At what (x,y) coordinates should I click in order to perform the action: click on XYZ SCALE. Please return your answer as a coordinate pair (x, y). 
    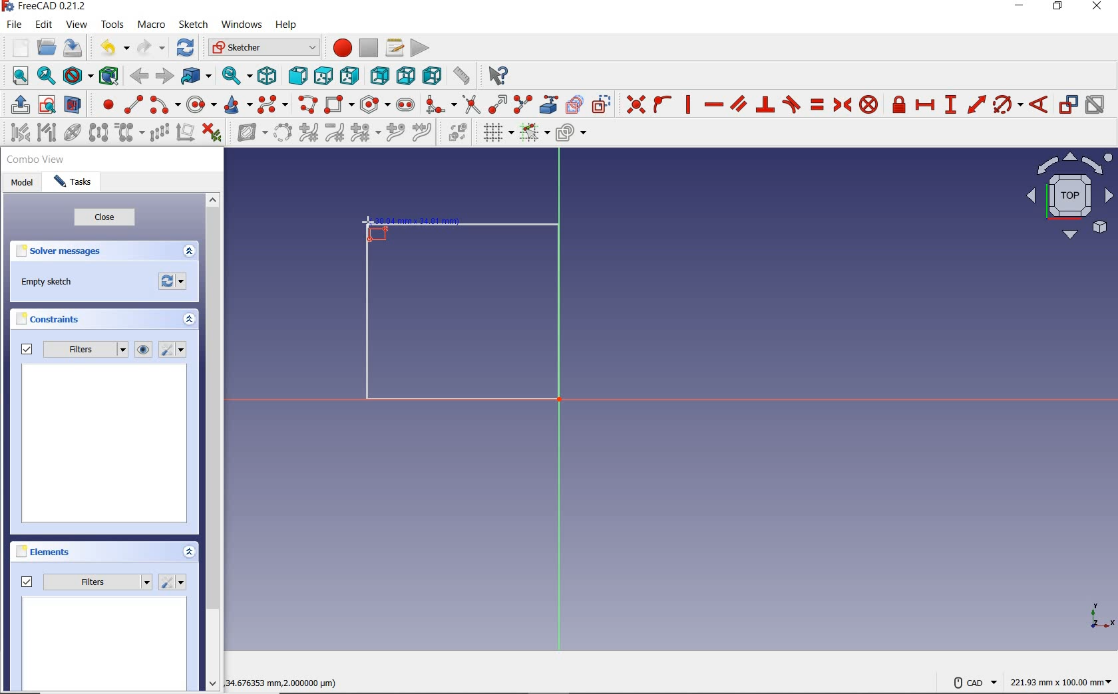
    Looking at the image, I should click on (1101, 616).